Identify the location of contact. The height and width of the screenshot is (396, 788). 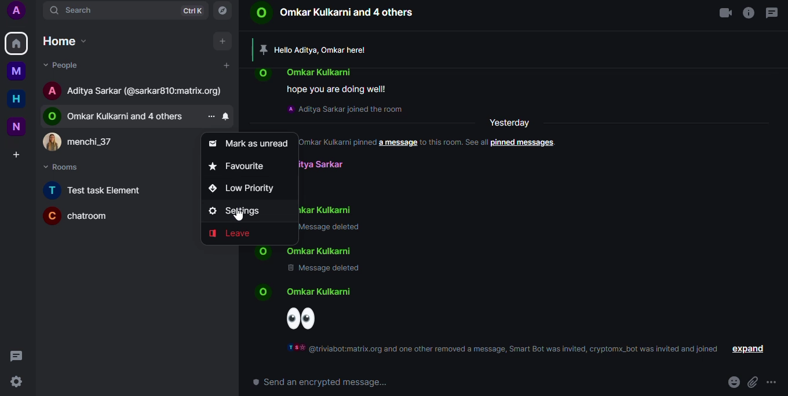
(329, 211).